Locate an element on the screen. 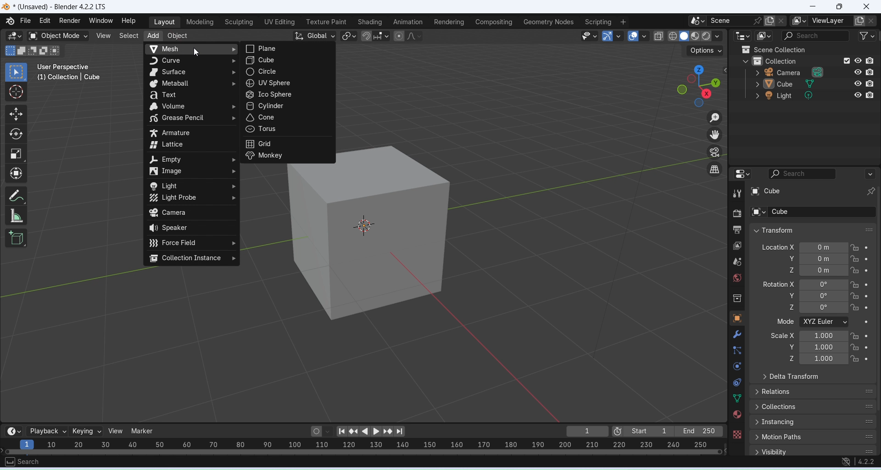  Cube layer is located at coordinates (814, 191).